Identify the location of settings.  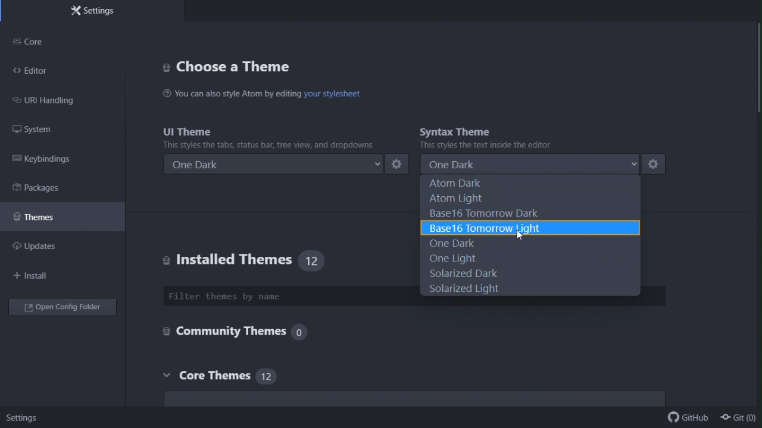
(652, 165).